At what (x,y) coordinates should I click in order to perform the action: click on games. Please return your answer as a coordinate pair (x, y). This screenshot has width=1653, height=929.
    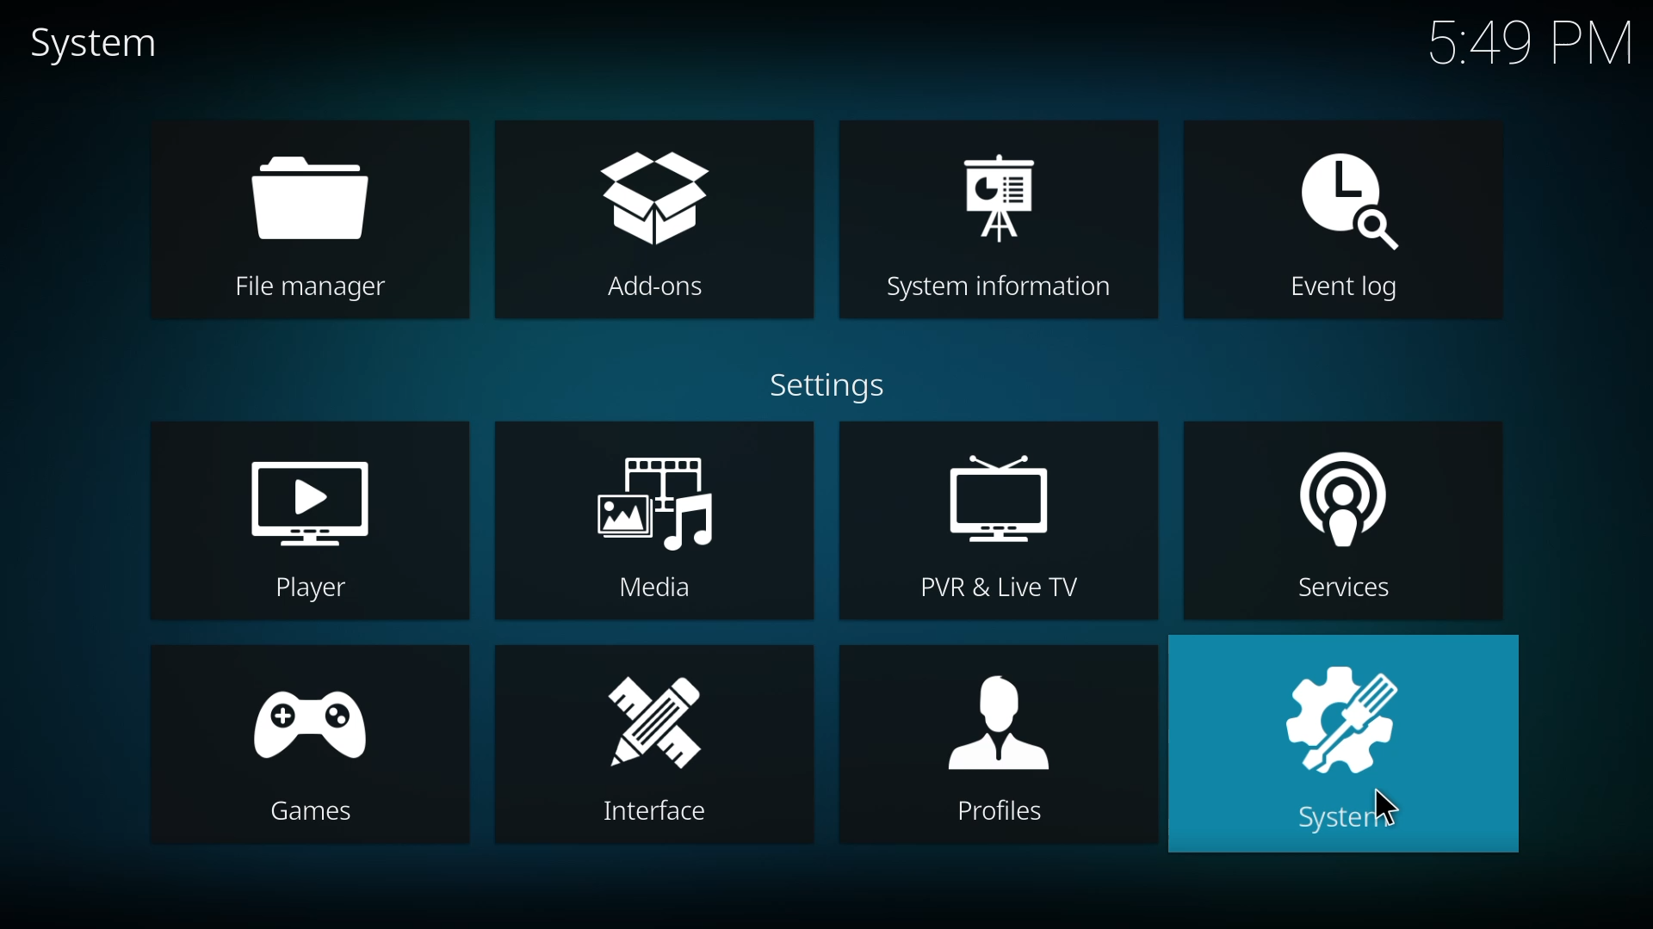
    Looking at the image, I should click on (316, 754).